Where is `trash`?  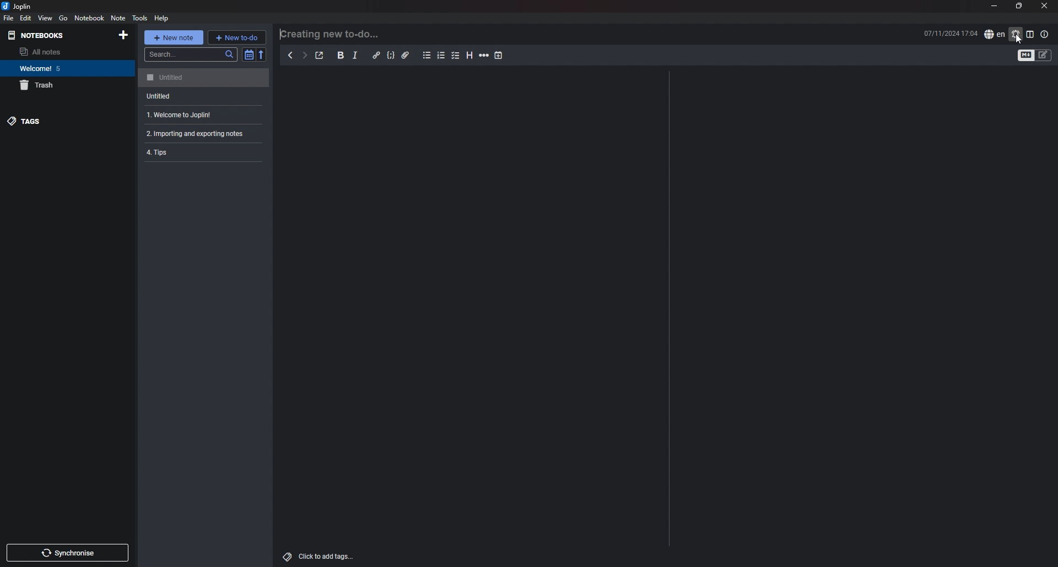 trash is located at coordinates (61, 85).